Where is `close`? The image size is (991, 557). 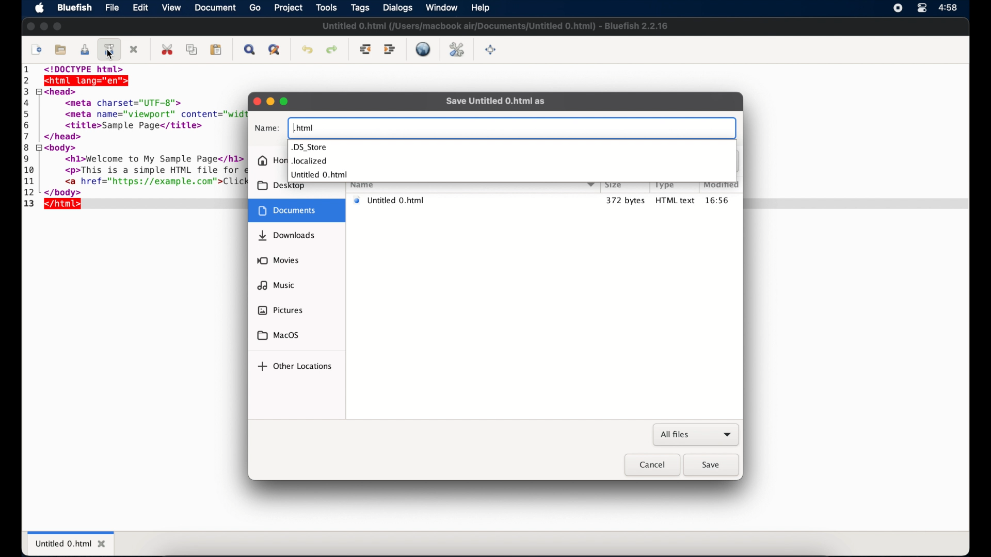
close is located at coordinates (30, 27).